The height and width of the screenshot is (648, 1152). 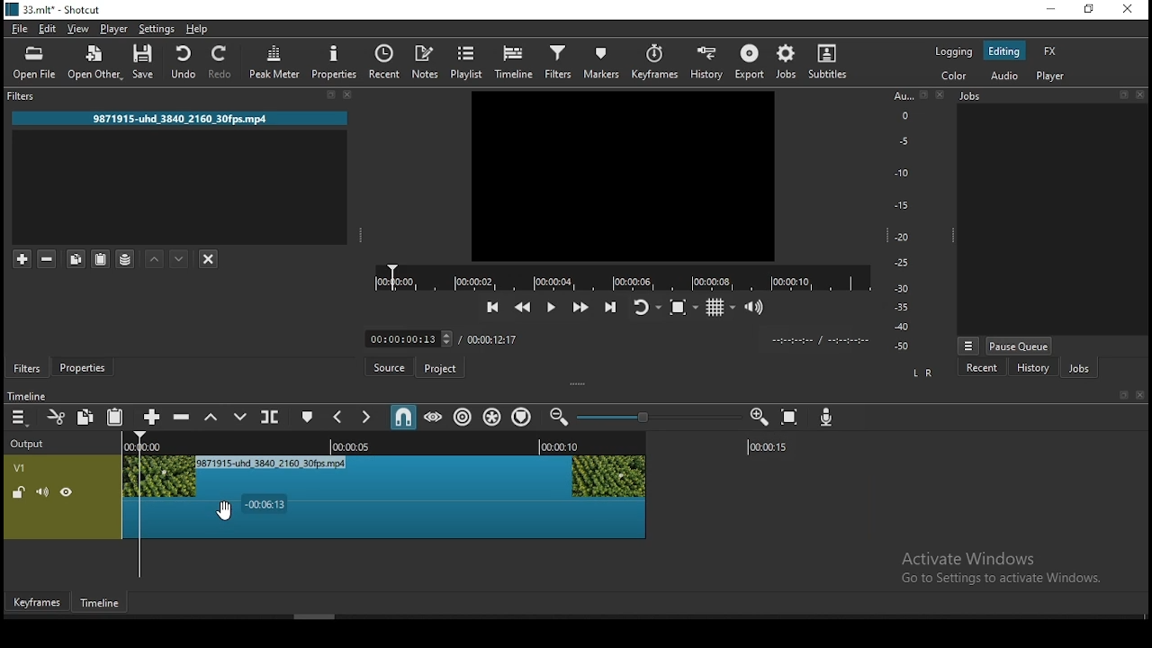 I want to click on show video volume control, so click(x=760, y=305).